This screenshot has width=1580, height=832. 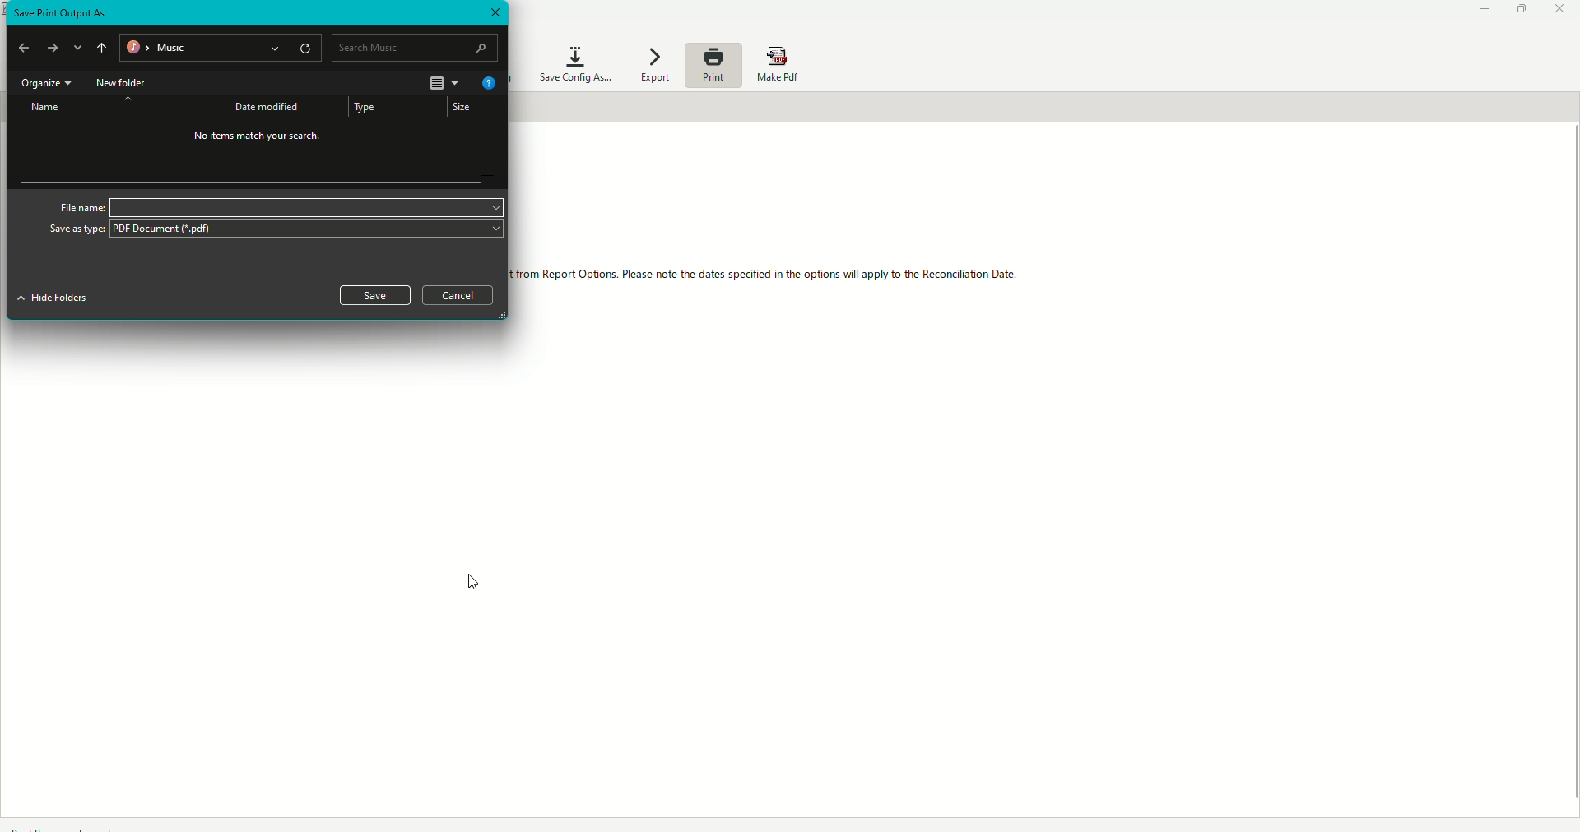 I want to click on Cancel, so click(x=459, y=296).